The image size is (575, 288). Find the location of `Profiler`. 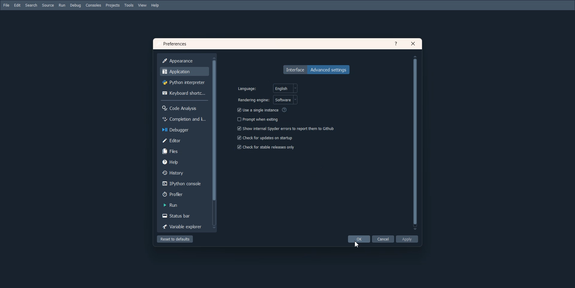

Profiler is located at coordinates (183, 194).